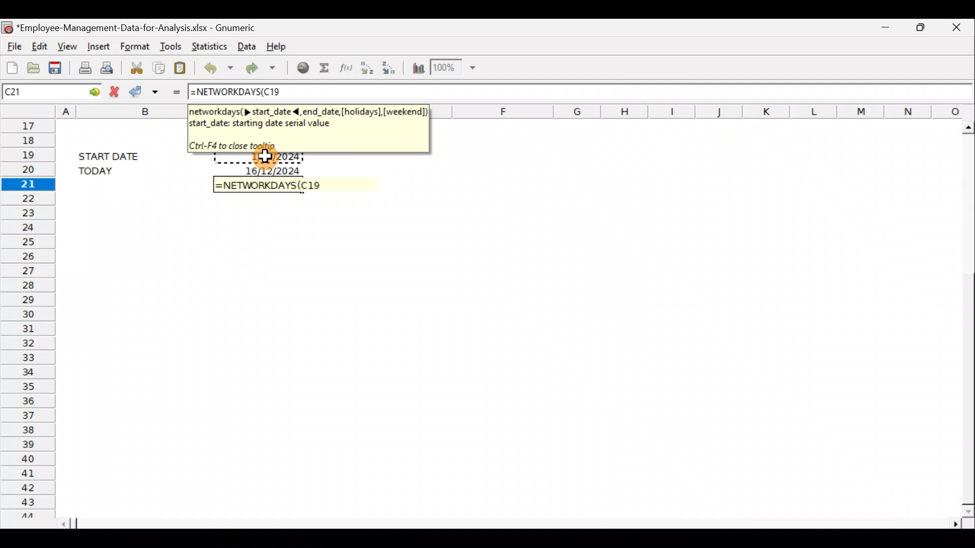 Image resolution: width=975 pixels, height=548 pixels. What do you see at coordinates (216, 66) in the screenshot?
I see `Undo last action` at bounding box center [216, 66].